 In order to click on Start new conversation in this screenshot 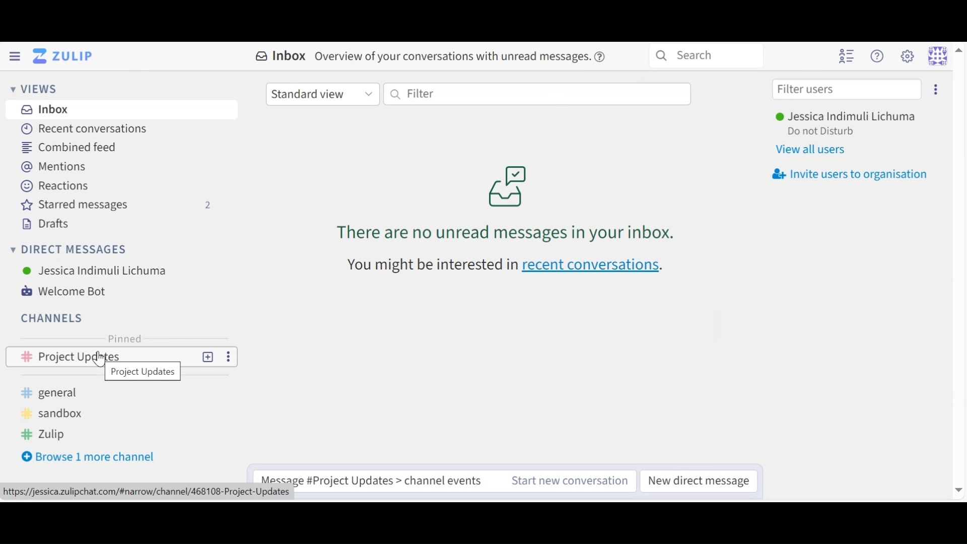, I will do `click(570, 482)`.